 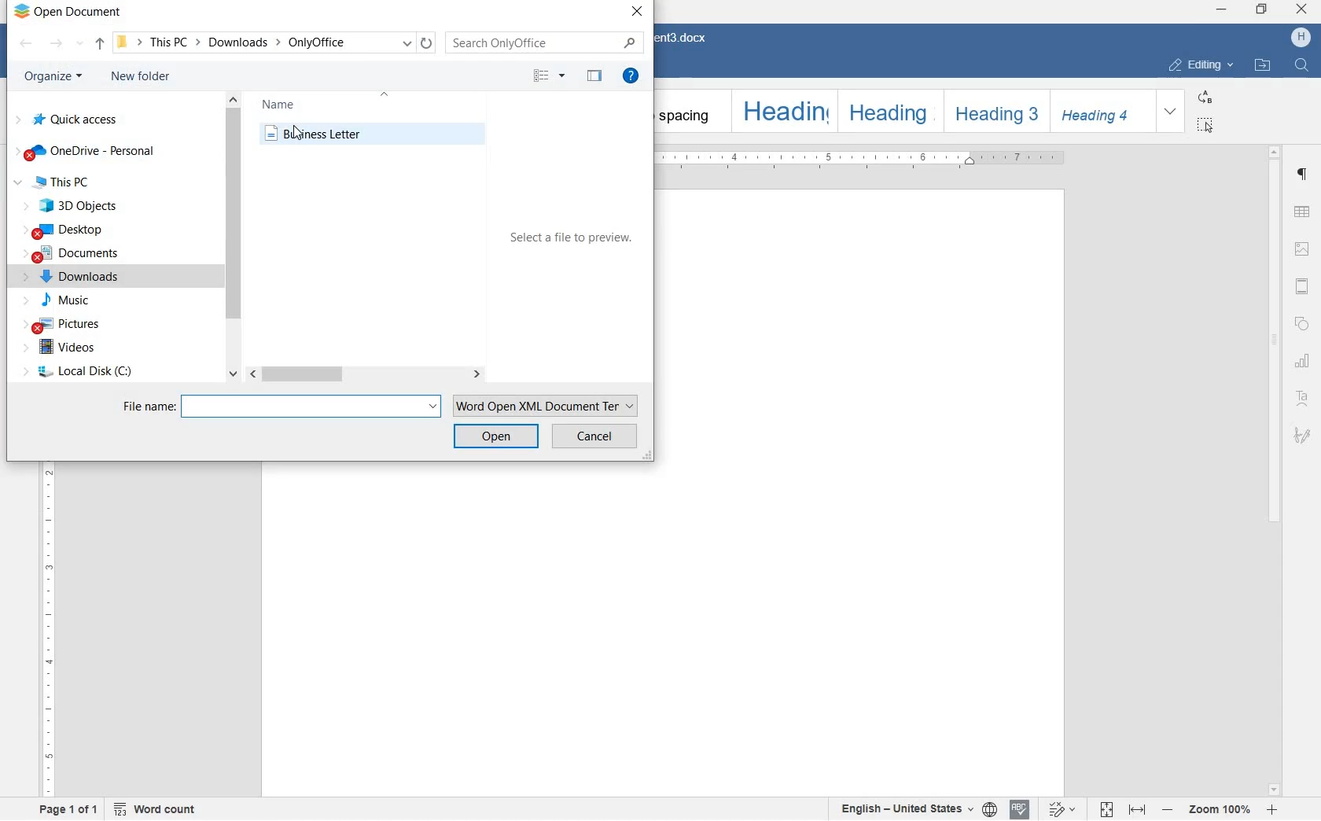 What do you see at coordinates (635, 12) in the screenshot?
I see `close` at bounding box center [635, 12].